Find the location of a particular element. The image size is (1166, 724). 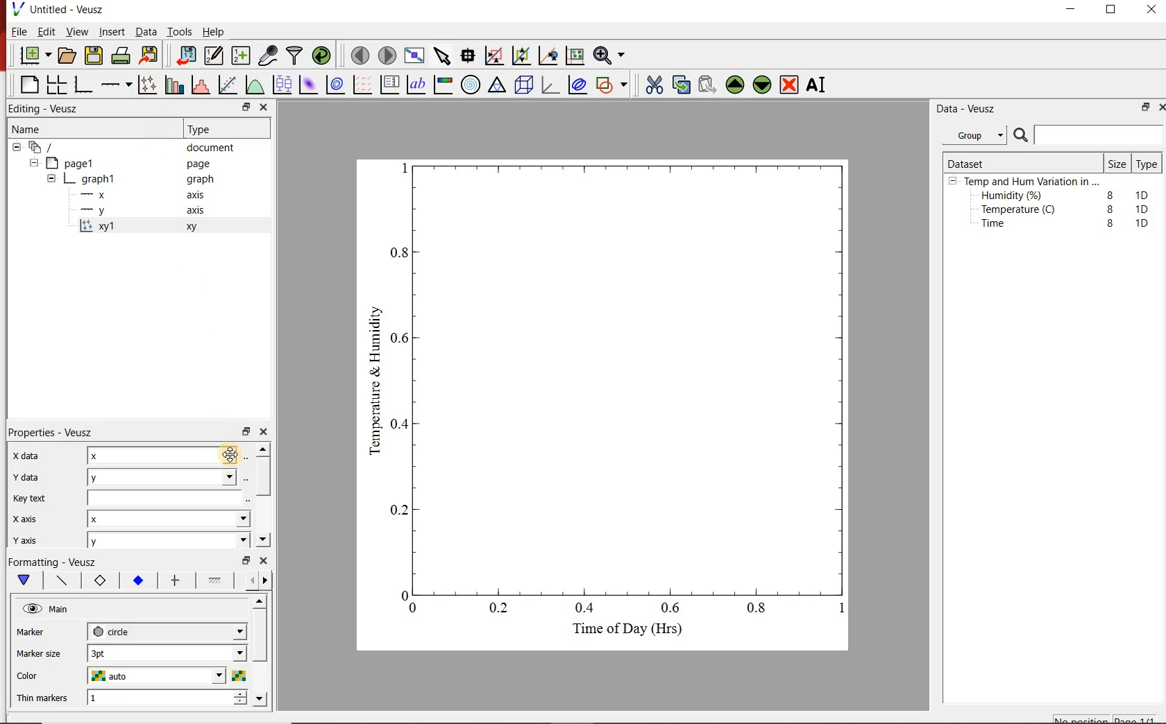

Temperature (C) is located at coordinates (1021, 211).